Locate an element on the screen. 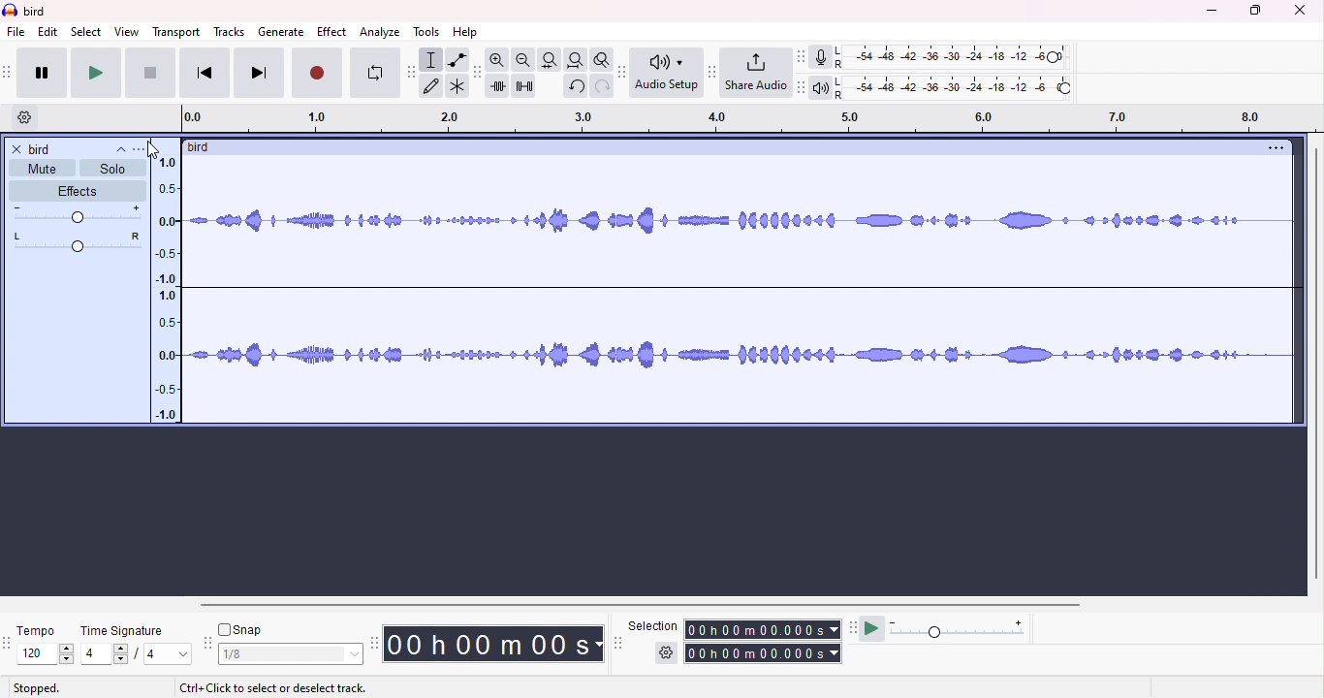 This screenshot has height=698, width=1324. waveform is located at coordinates (739, 296).